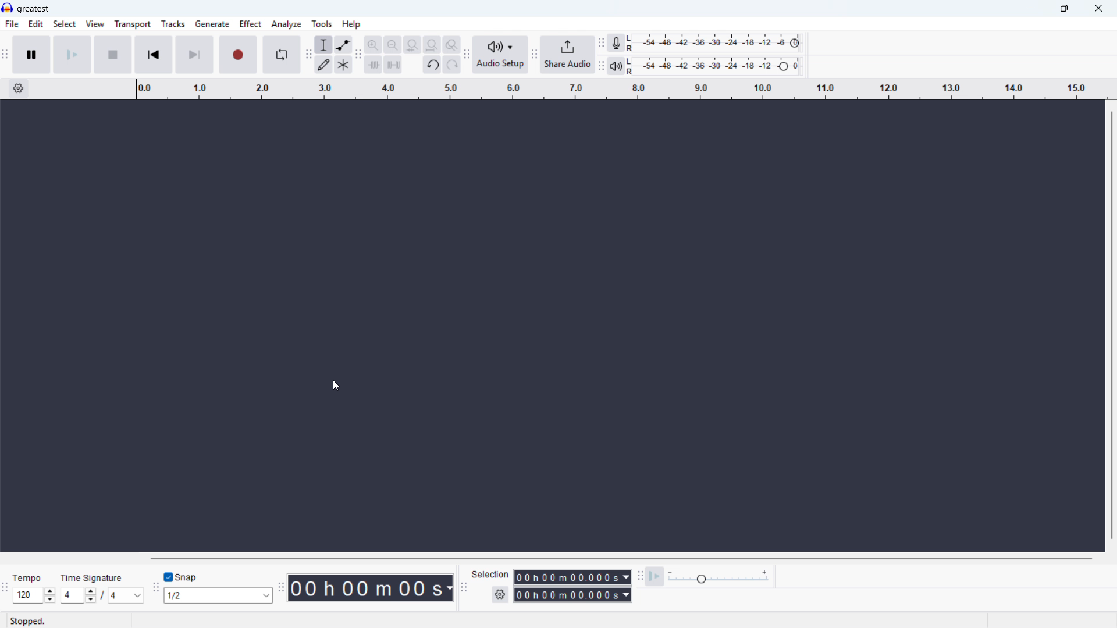  Describe the element at coordinates (452, 45) in the screenshot. I see `Toggle zoom ` at that location.